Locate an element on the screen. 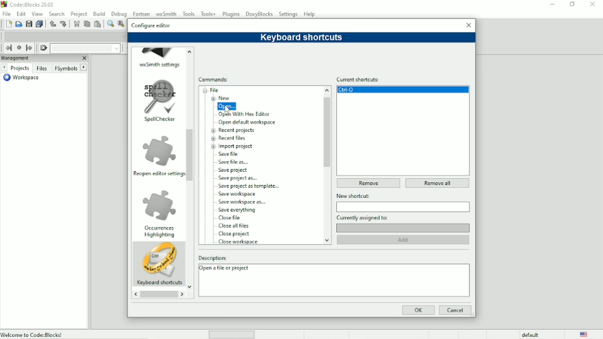 This screenshot has width=603, height=339. Help is located at coordinates (310, 14).